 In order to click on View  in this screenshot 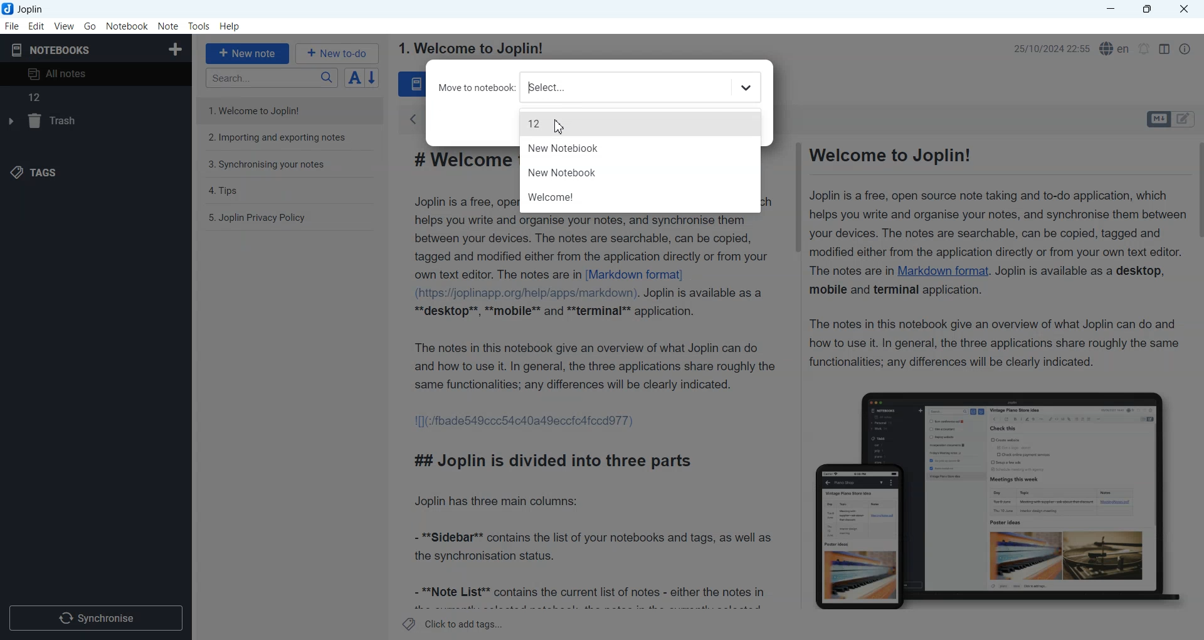, I will do `click(64, 26)`.